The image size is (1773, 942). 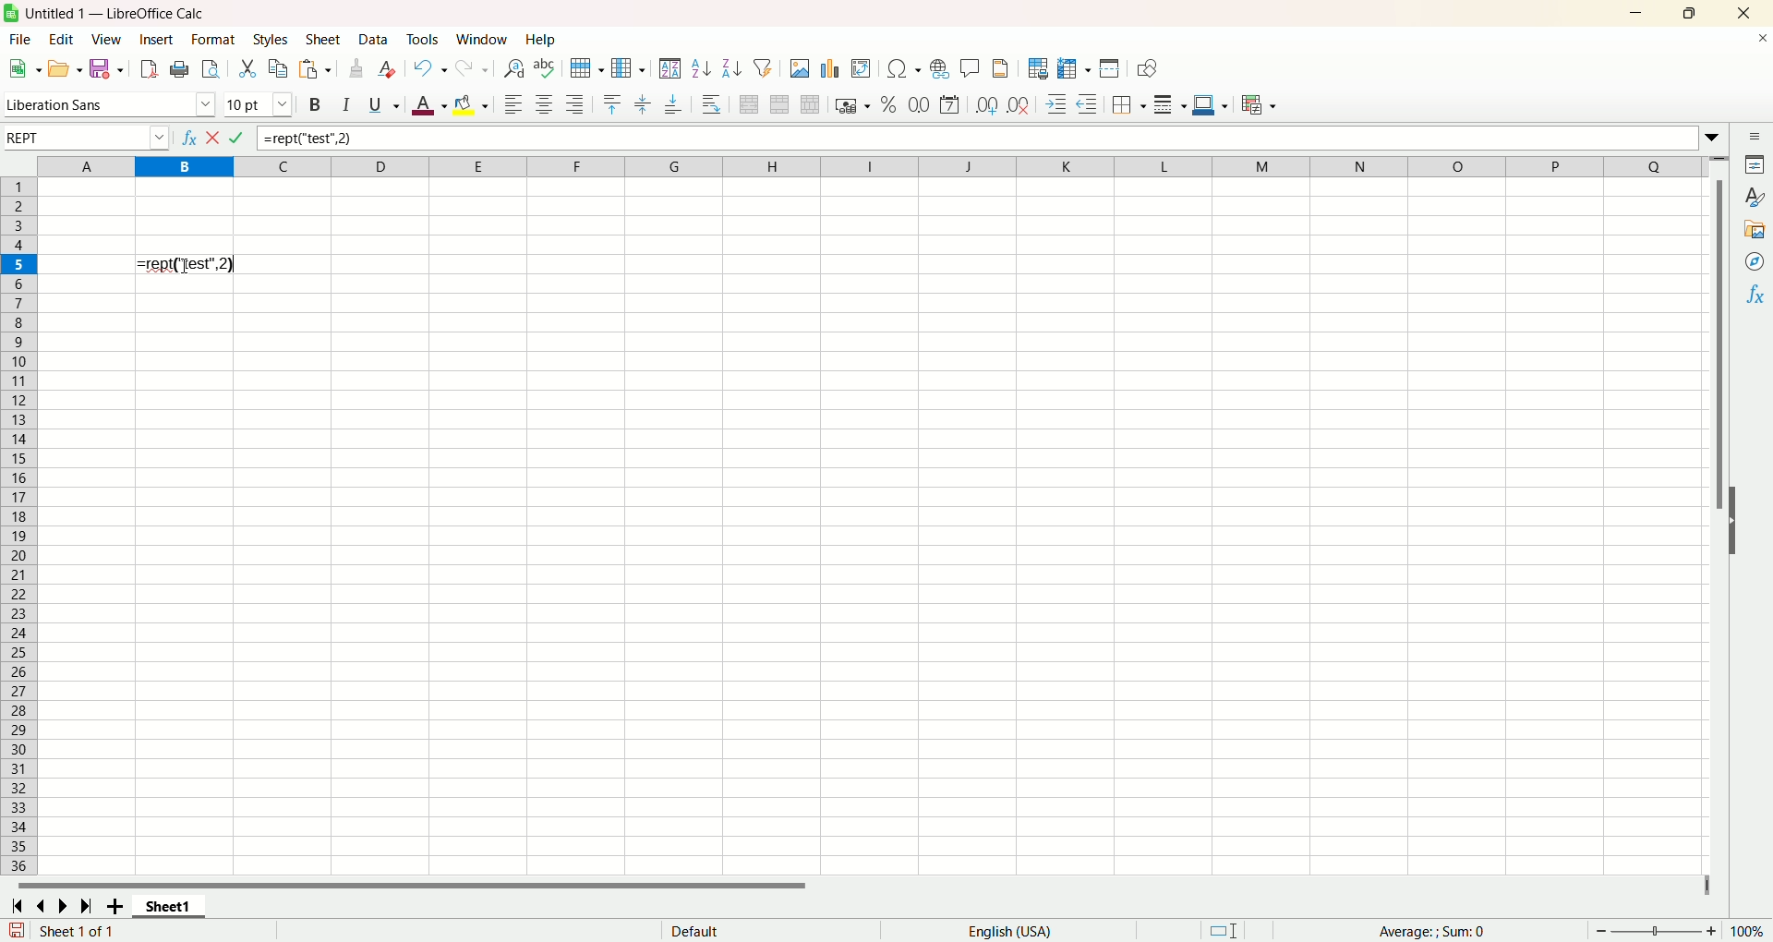 I want to click on standard selection, so click(x=1225, y=932).